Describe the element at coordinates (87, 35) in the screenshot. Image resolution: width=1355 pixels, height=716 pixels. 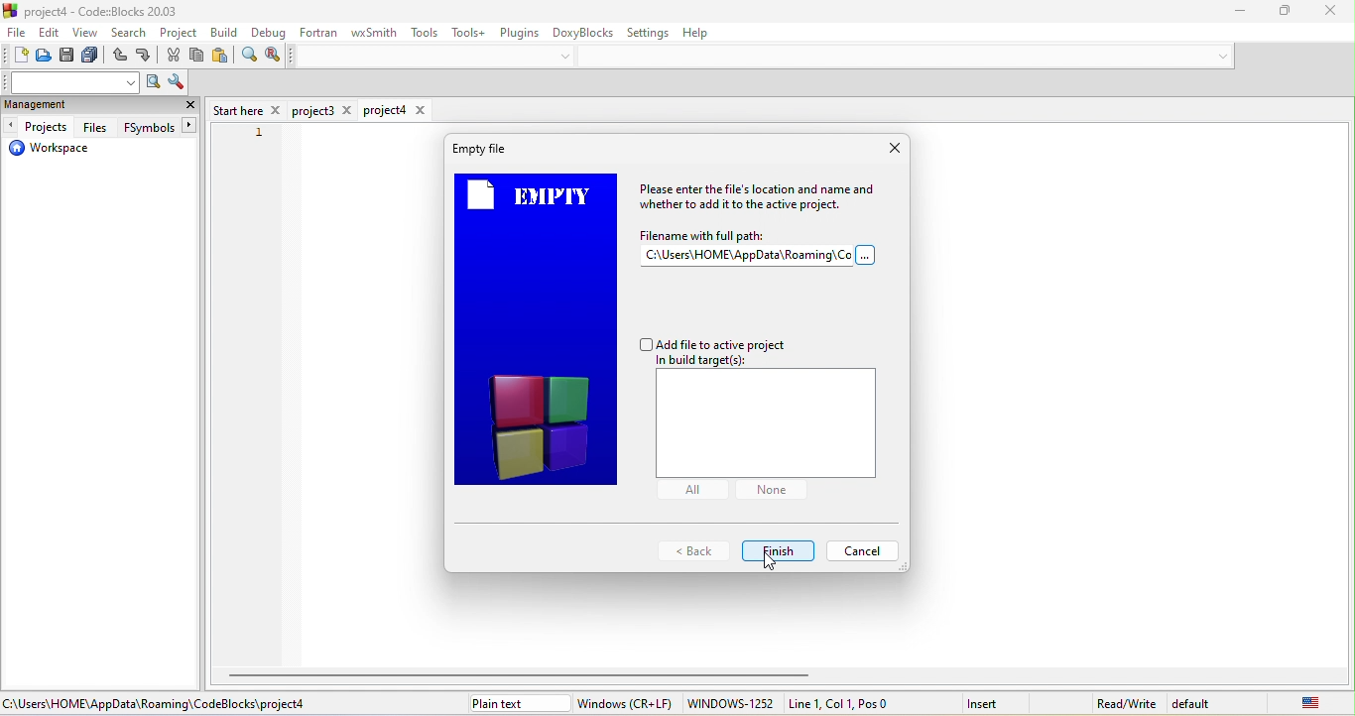
I see `view` at that location.